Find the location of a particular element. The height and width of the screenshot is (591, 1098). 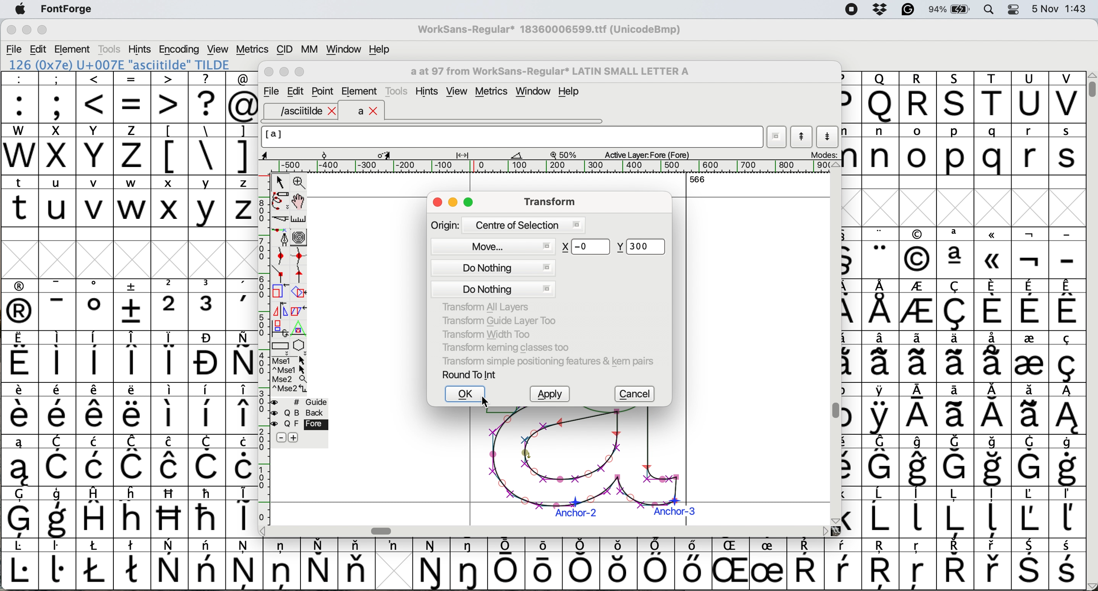

U is located at coordinates (1030, 98).